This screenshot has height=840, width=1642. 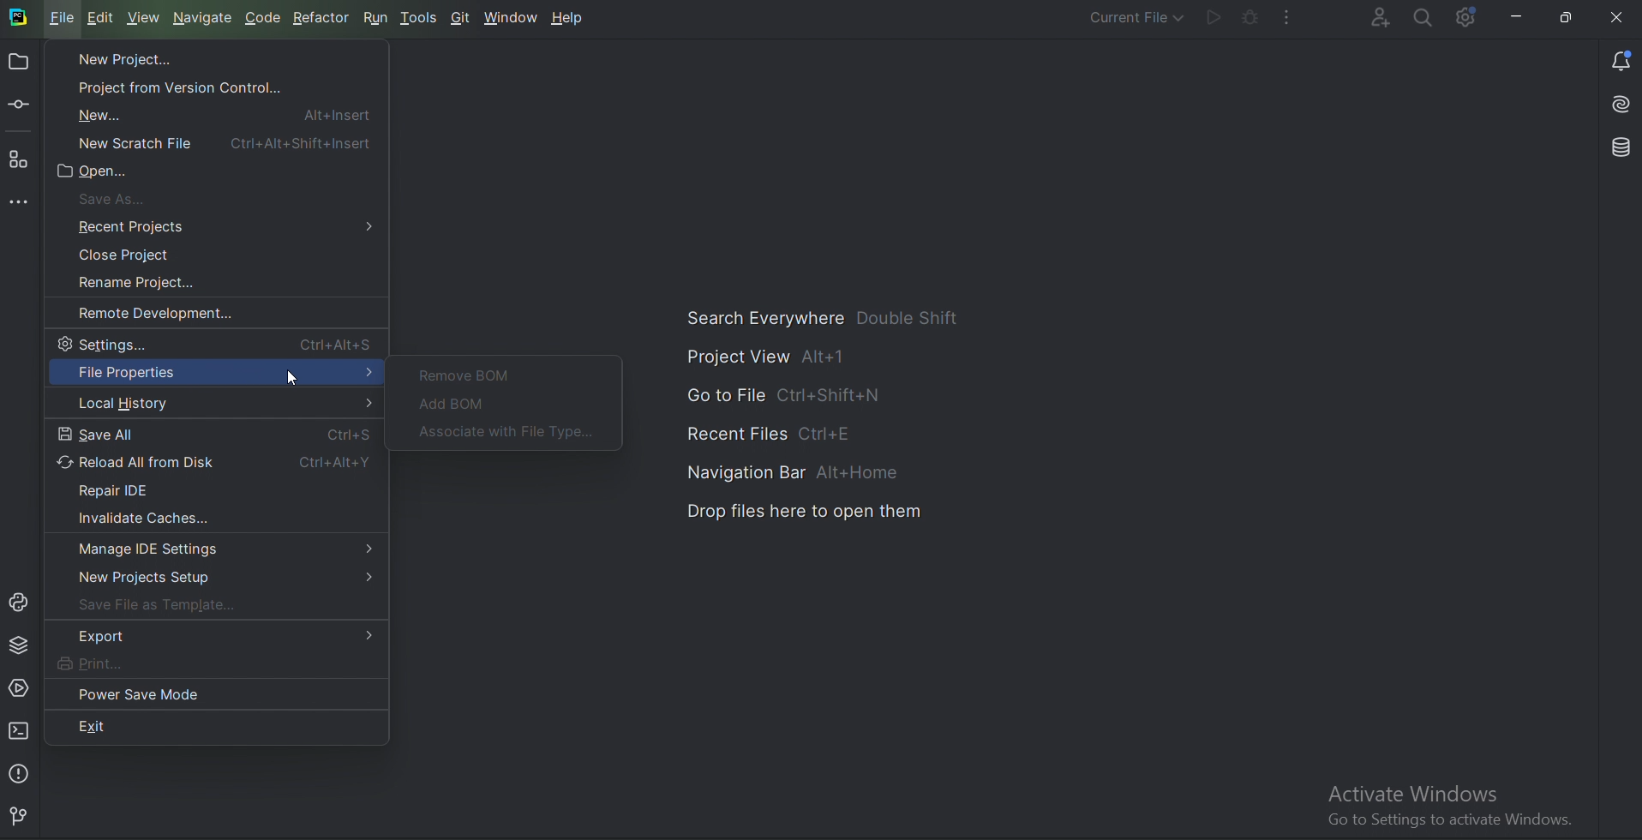 What do you see at coordinates (512, 18) in the screenshot?
I see `Window` at bounding box center [512, 18].